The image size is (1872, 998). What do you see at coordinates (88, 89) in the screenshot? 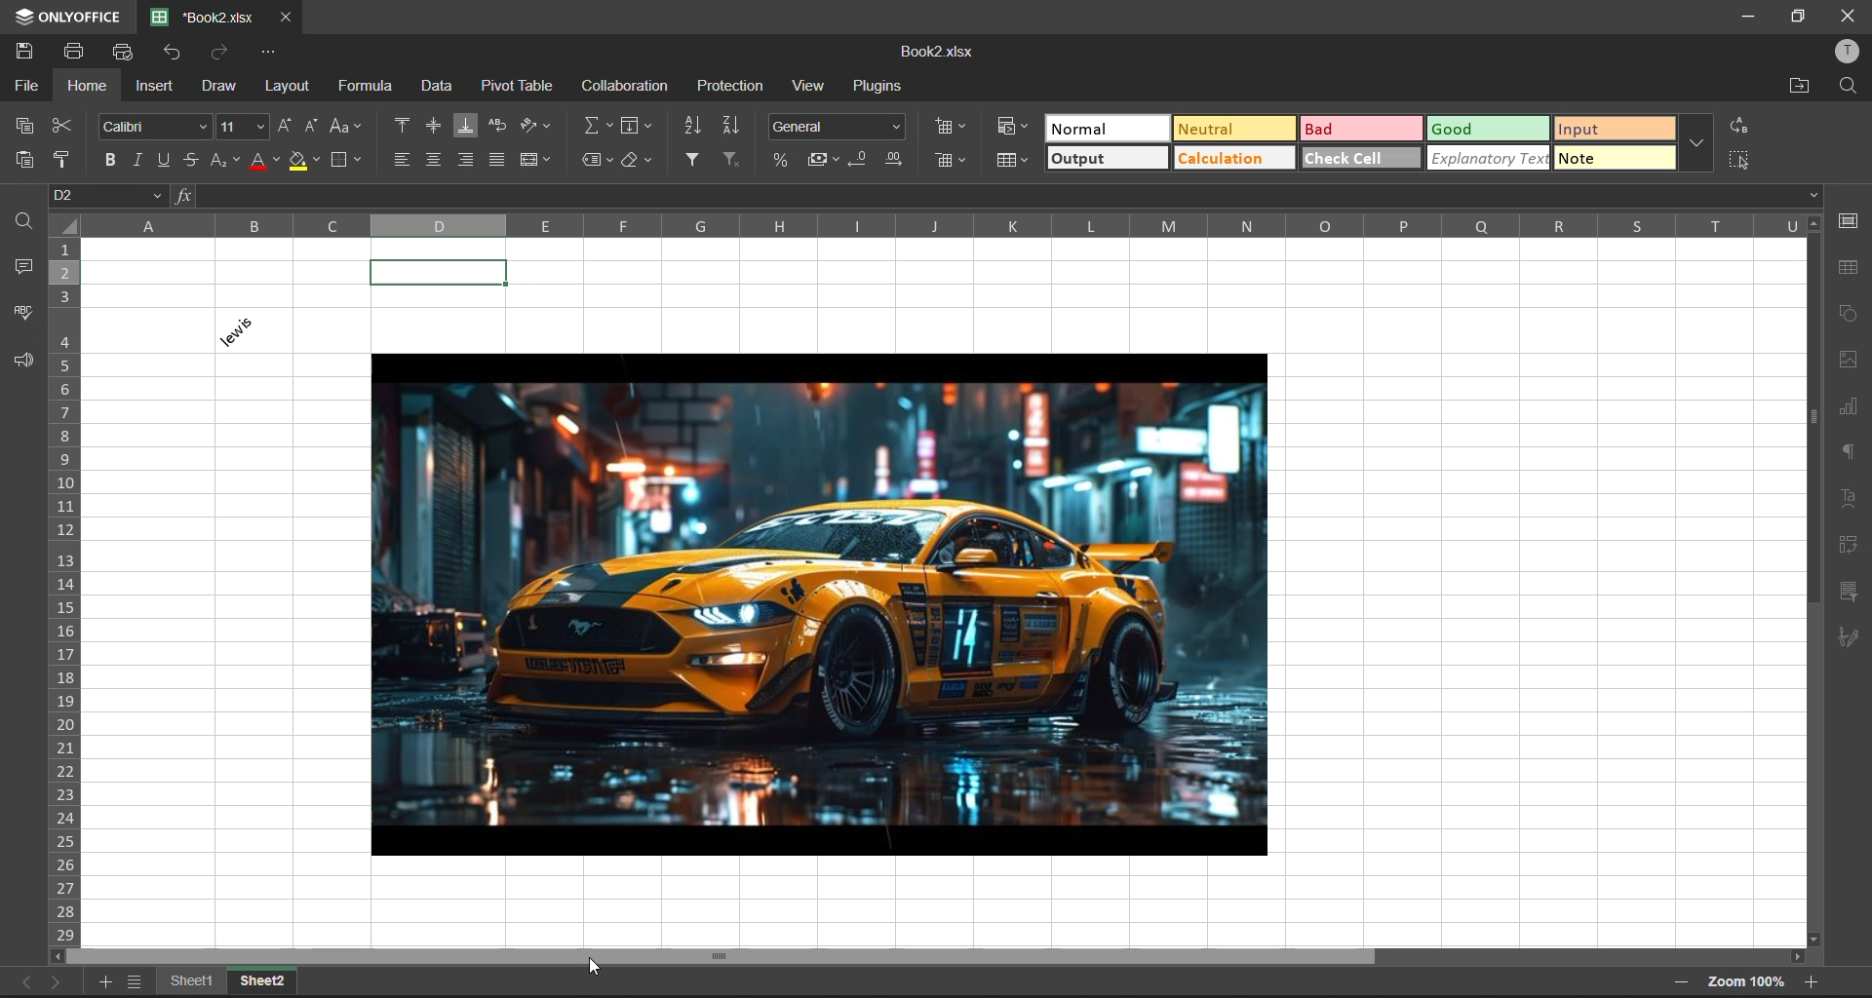
I see `home` at bounding box center [88, 89].